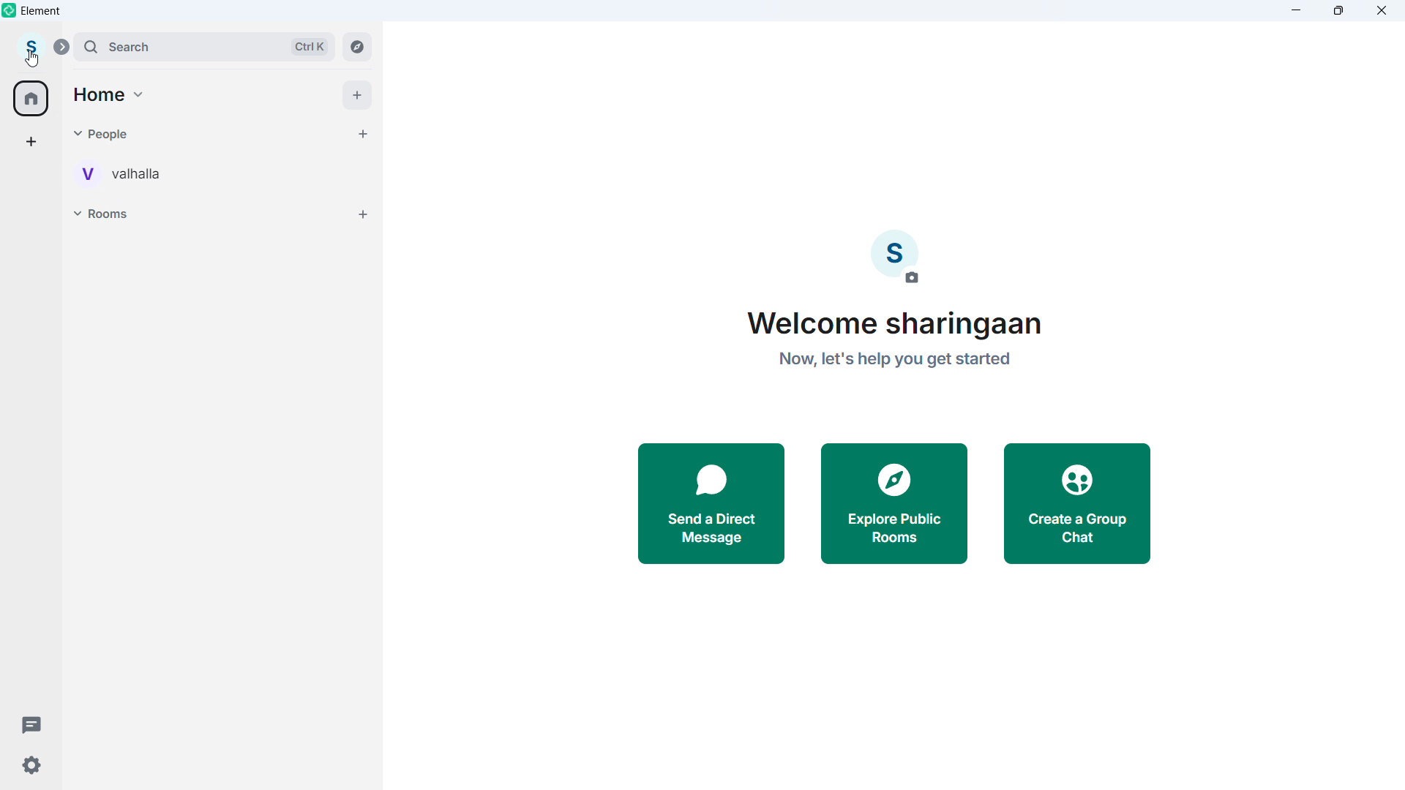 This screenshot has height=790, width=1405. What do you see at coordinates (895, 257) in the screenshot?
I see `Account image` at bounding box center [895, 257].